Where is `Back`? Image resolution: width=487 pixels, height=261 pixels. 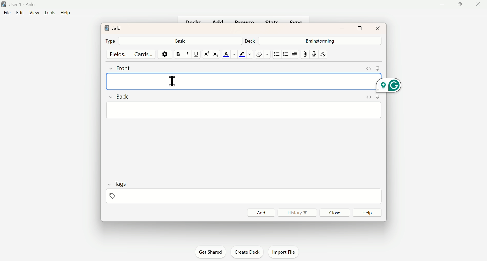 Back is located at coordinates (120, 96).